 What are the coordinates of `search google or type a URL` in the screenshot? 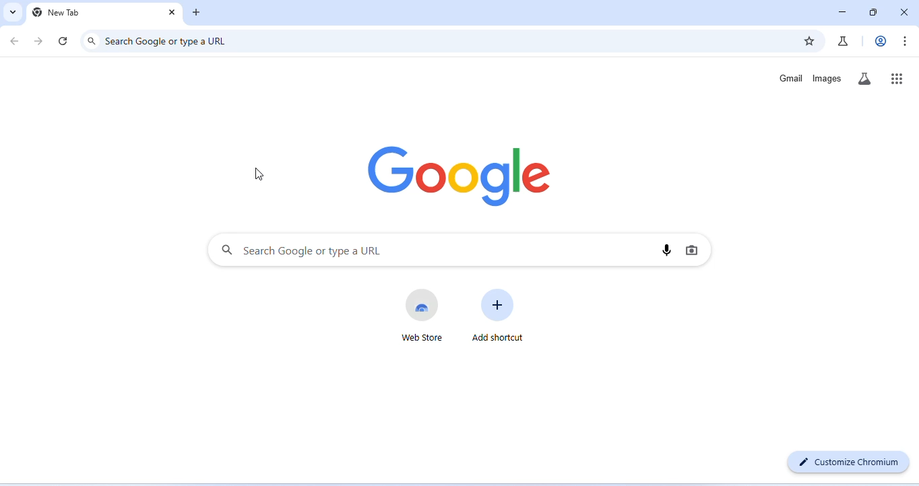 It's located at (304, 250).